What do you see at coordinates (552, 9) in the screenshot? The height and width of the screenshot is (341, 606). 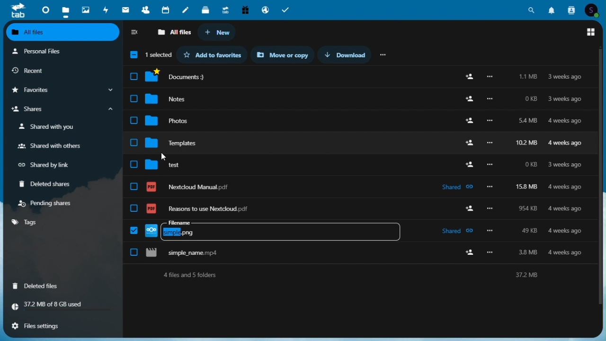 I see `Notifications` at bounding box center [552, 9].